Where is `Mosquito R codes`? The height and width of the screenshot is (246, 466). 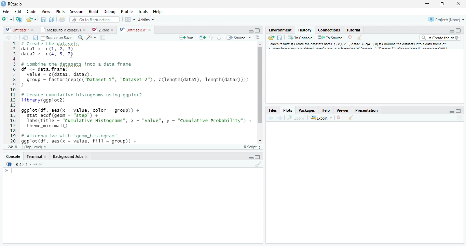
Mosquito R codes is located at coordinates (64, 30).